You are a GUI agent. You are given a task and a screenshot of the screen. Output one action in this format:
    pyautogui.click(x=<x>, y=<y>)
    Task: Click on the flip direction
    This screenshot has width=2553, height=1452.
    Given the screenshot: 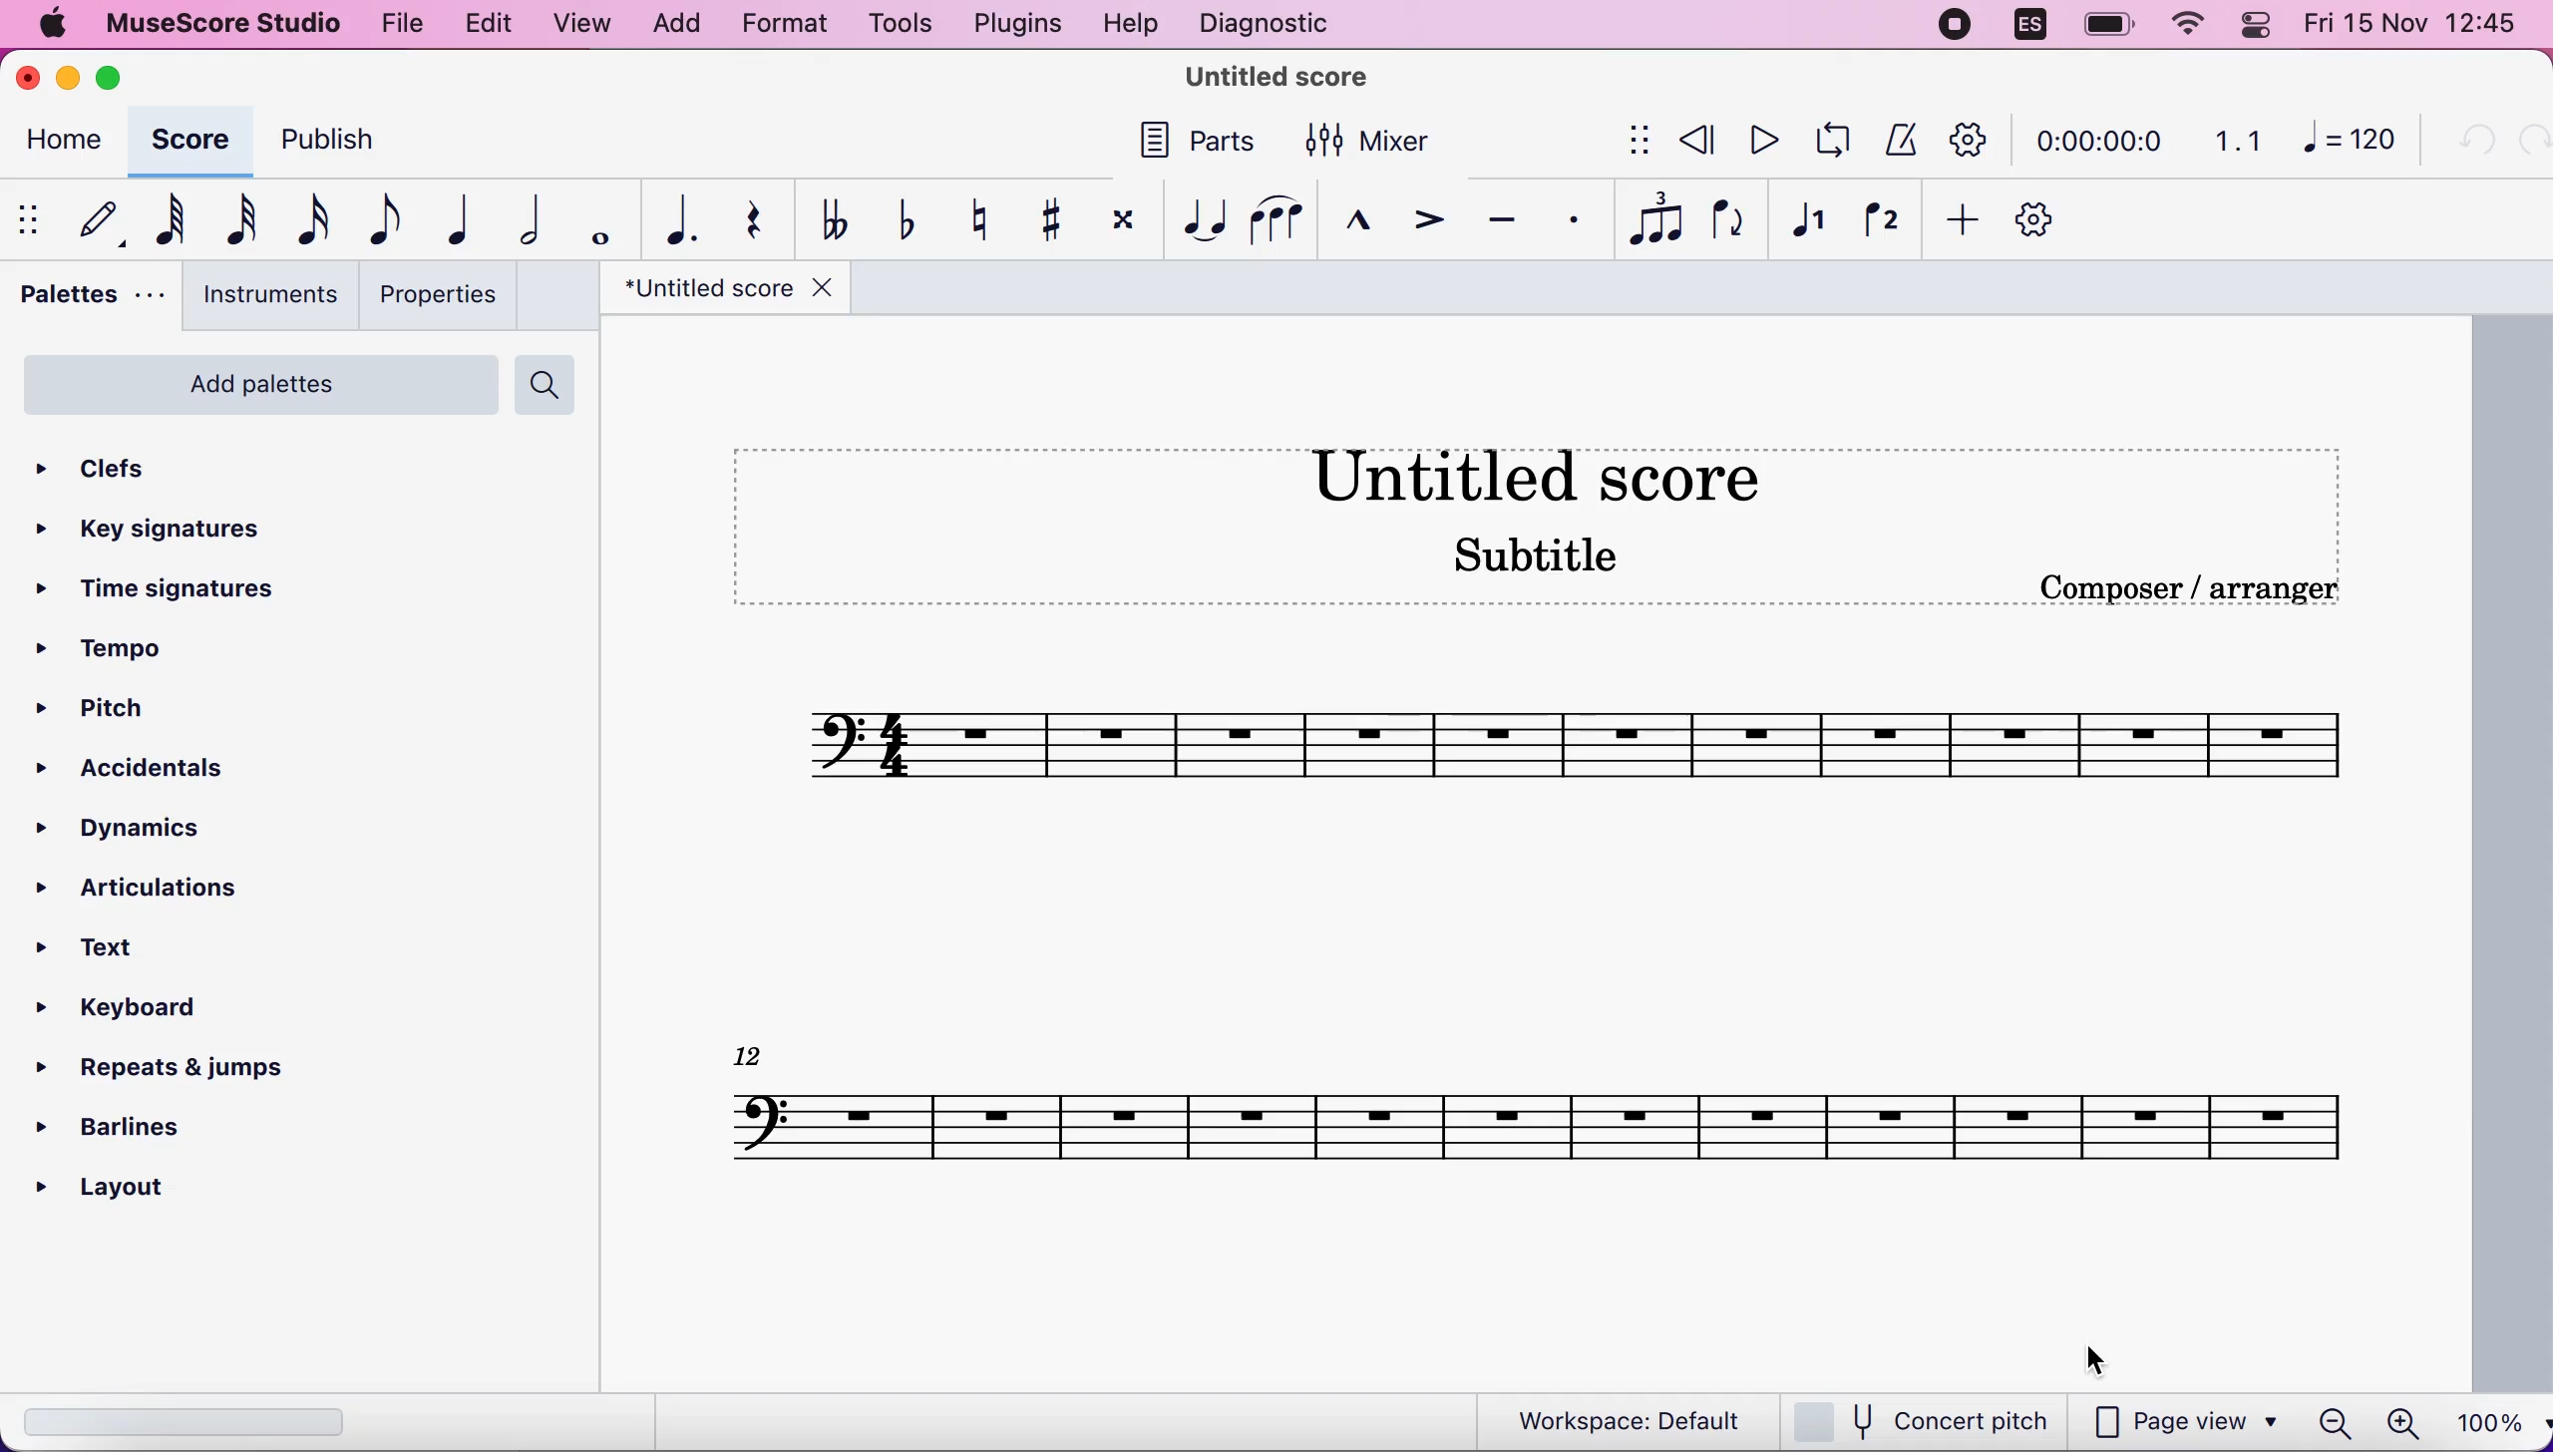 What is the action you would take?
    pyautogui.click(x=1729, y=216)
    